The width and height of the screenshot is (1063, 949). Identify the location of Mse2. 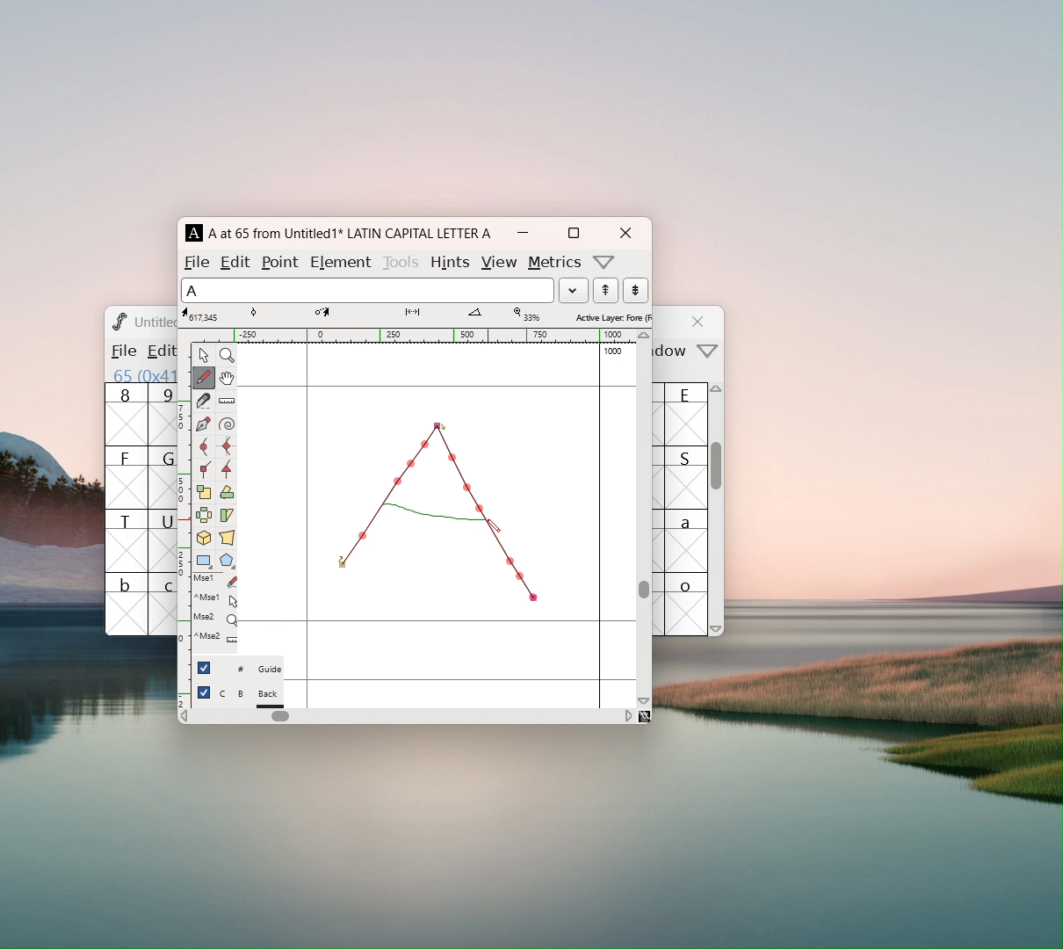
(215, 618).